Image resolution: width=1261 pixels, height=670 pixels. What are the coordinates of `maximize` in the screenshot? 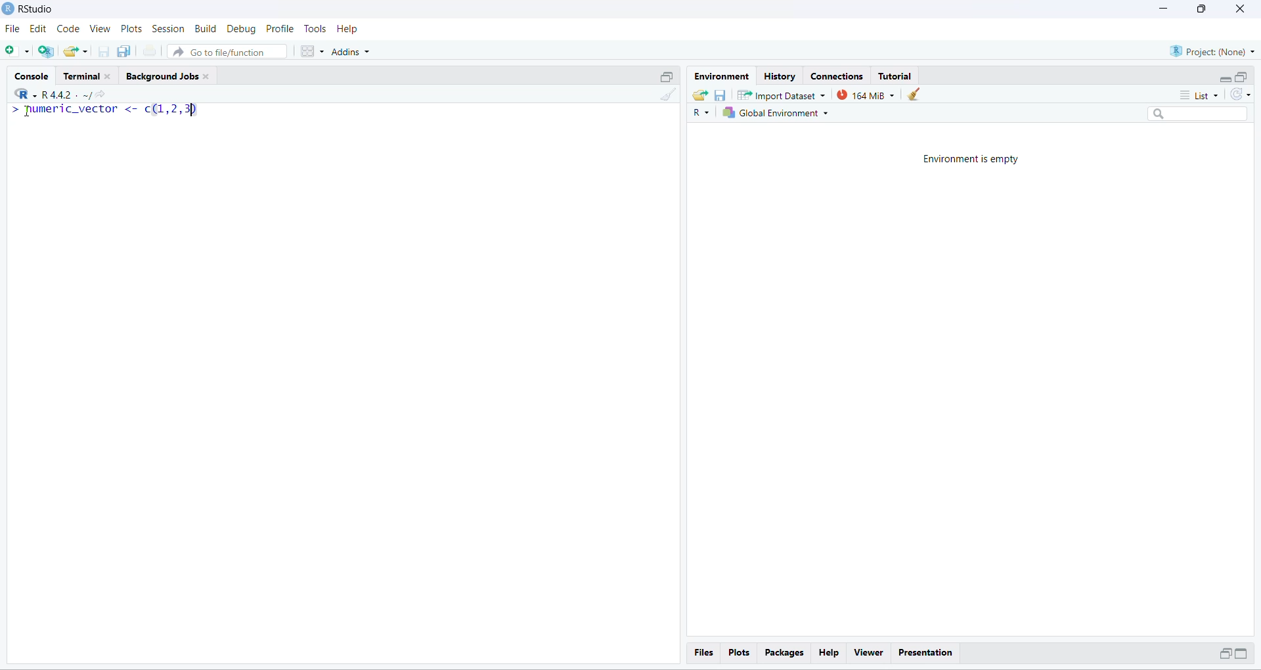 It's located at (667, 76).